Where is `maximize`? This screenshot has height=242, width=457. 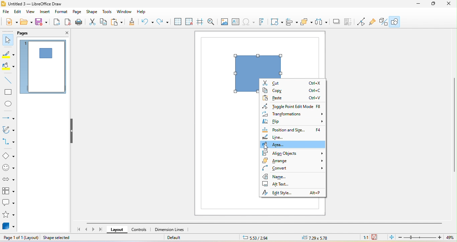
maximize is located at coordinates (434, 4).